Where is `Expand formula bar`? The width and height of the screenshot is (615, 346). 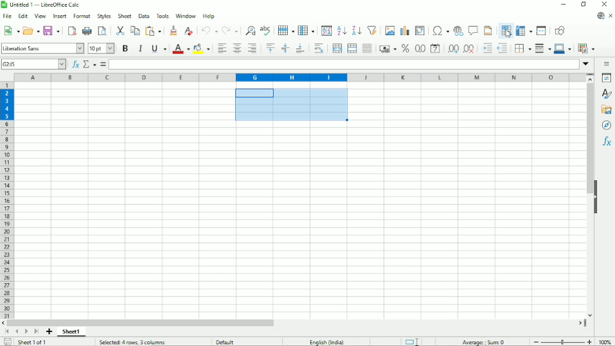
Expand formula bar is located at coordinates (587, 64).